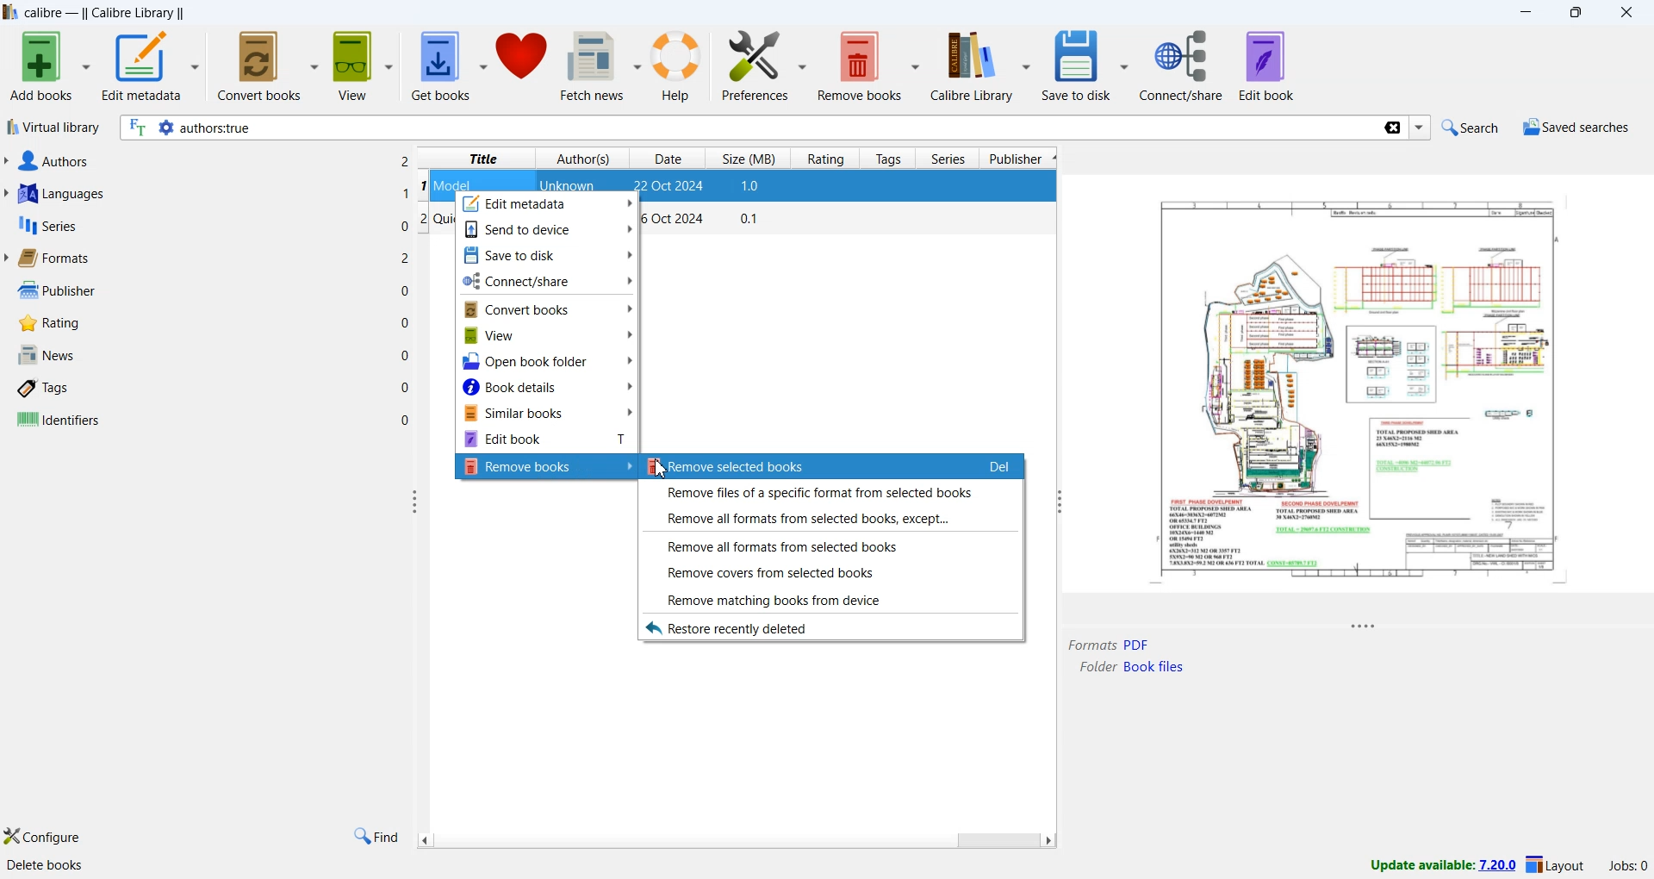 The height and width of the screenshot is (879, 1654). Describe the element at coordinates (748, 128) in the screenshot. I see `search bar` at that location.